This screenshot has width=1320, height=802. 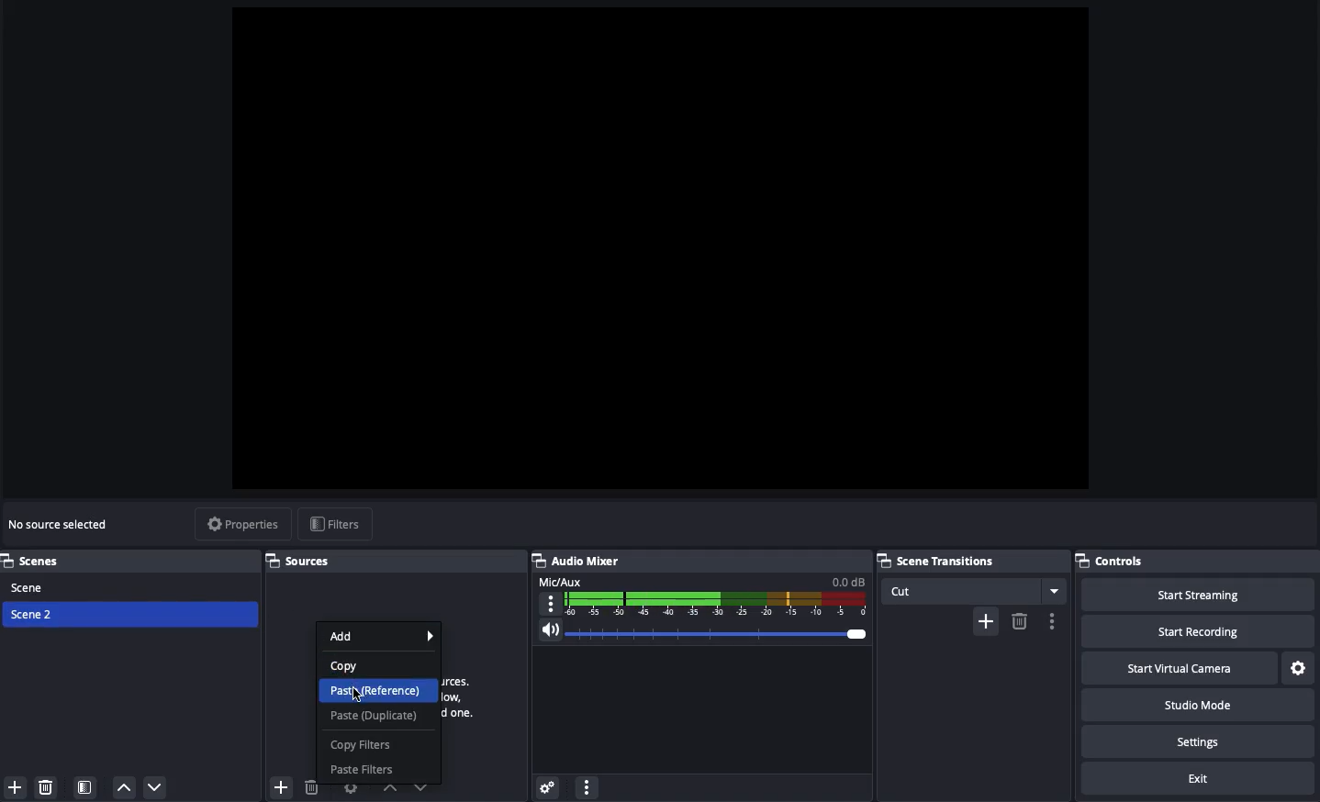 I want to click on Volume, so click(x=704, y=630).